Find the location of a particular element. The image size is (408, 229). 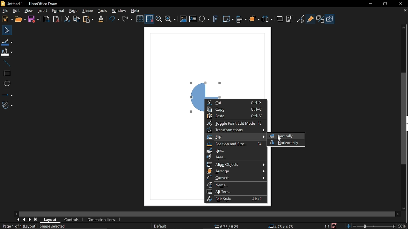

Shape is located at coordinates (89, 11).